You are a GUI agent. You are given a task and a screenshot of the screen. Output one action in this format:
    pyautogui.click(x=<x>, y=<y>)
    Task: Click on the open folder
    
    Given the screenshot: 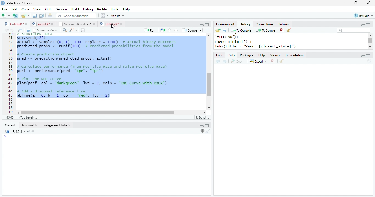 What is the action you would take?
    pyautogui.click(x=217, y=30)
    